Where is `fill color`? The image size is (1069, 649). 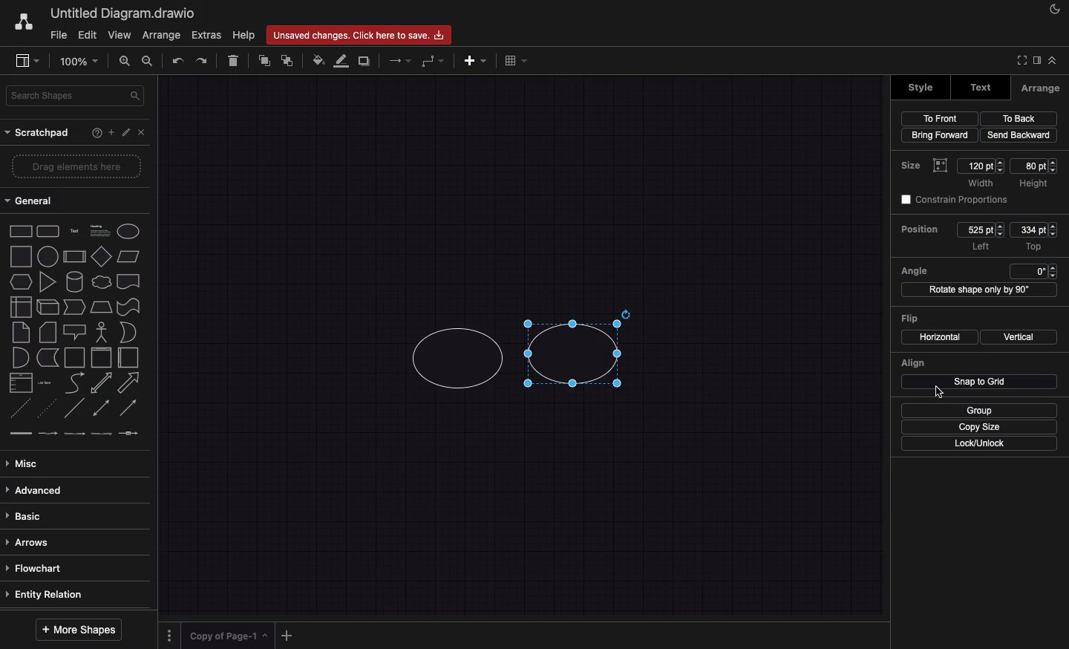 fill color is located at coordinates (316, 61).